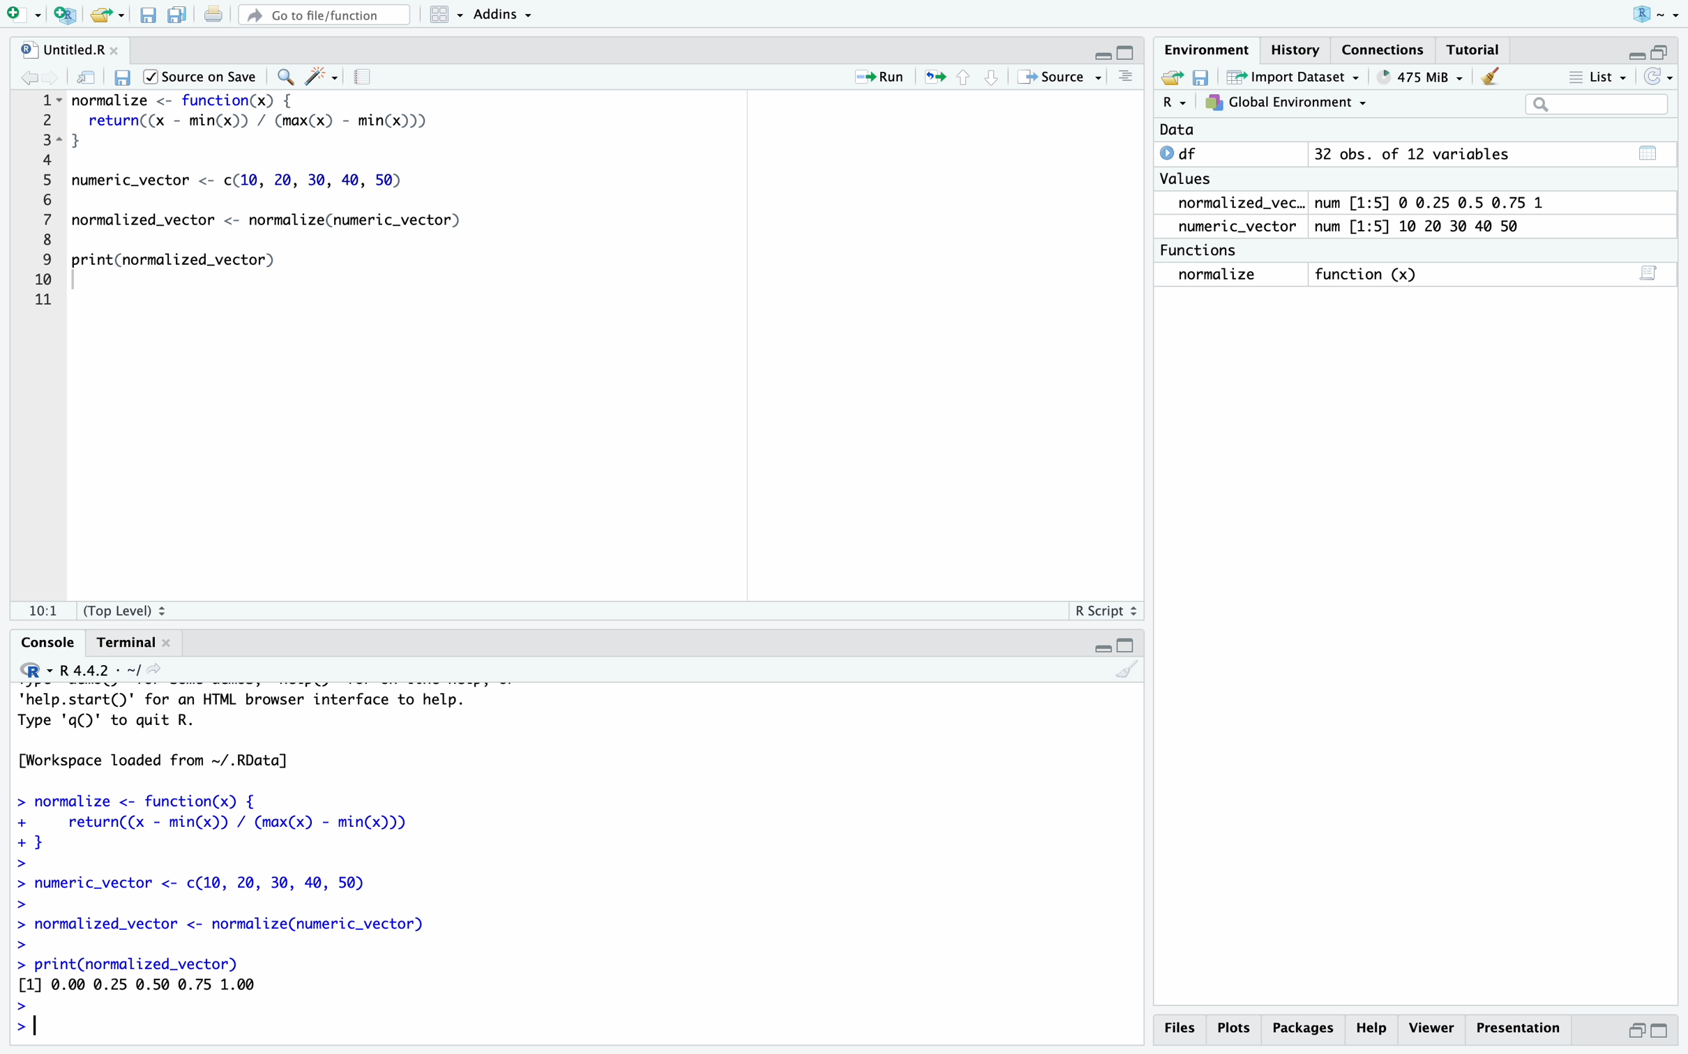 This screenshot has width=1688, height=1054. I want to click on Save all open documents (Ctrl + Alt + S), so click(179, 17).